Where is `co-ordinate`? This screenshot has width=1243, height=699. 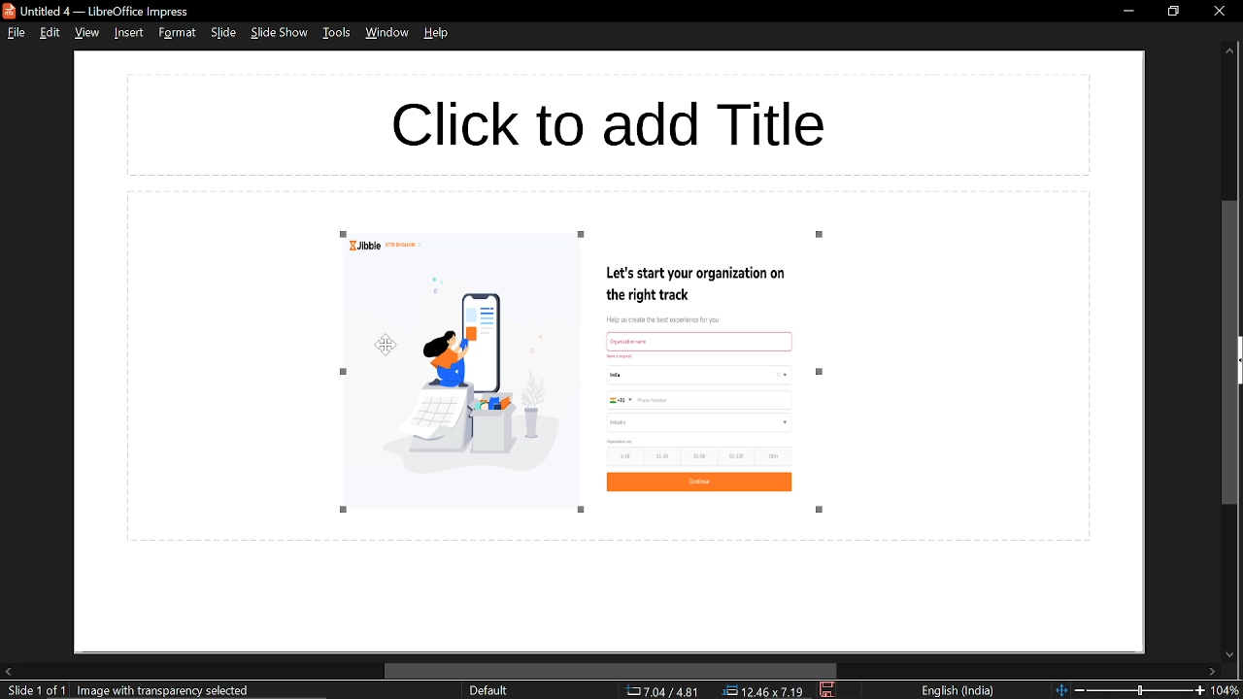 co-ordinate is located at coordinates (662, 691).